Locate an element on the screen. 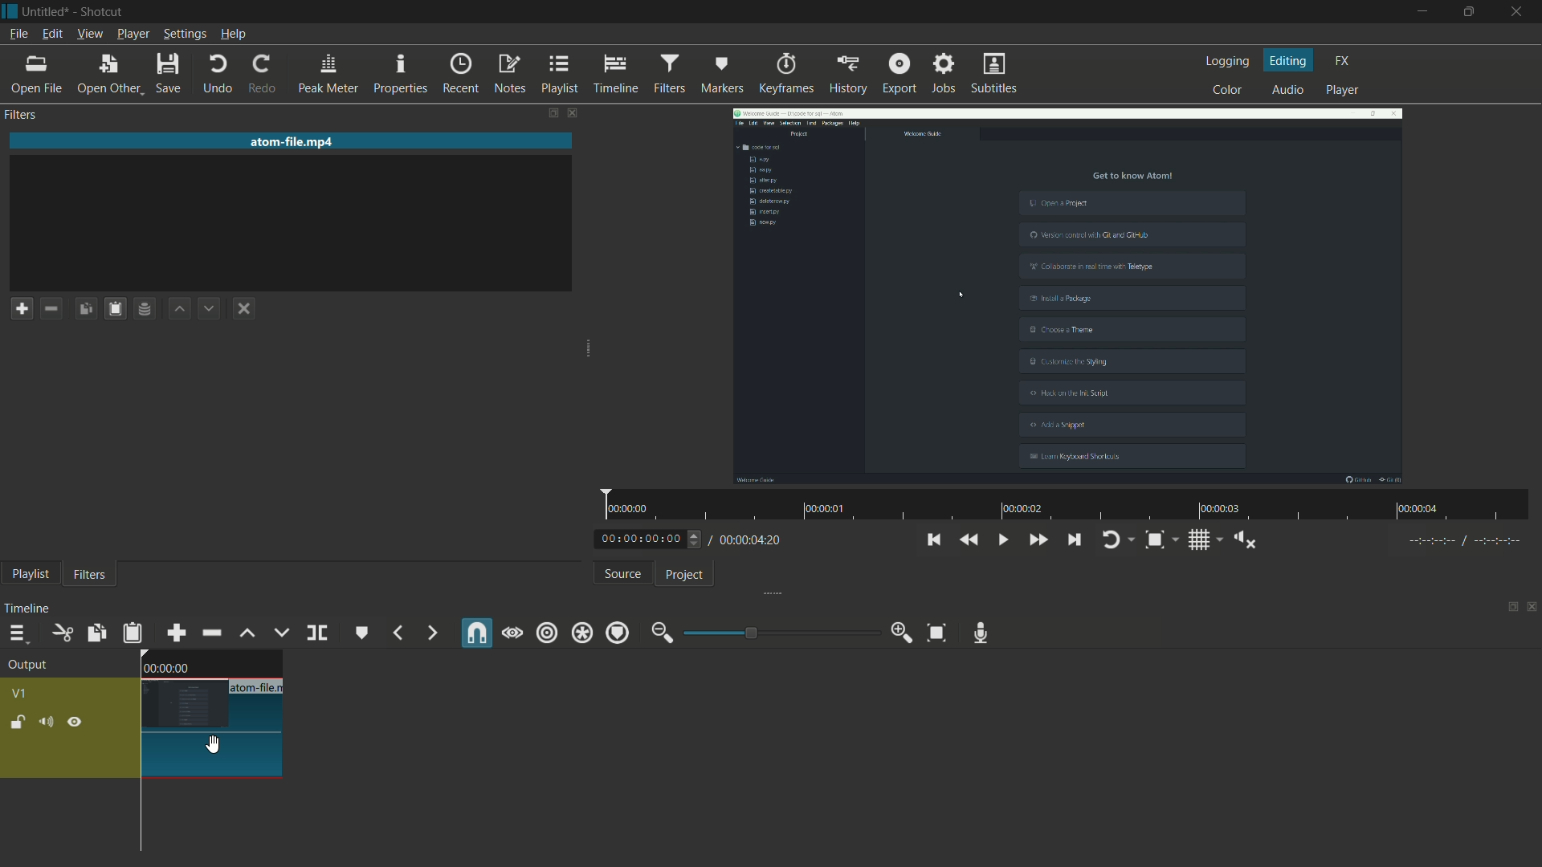  next marker is located at coordinates (430, 633).